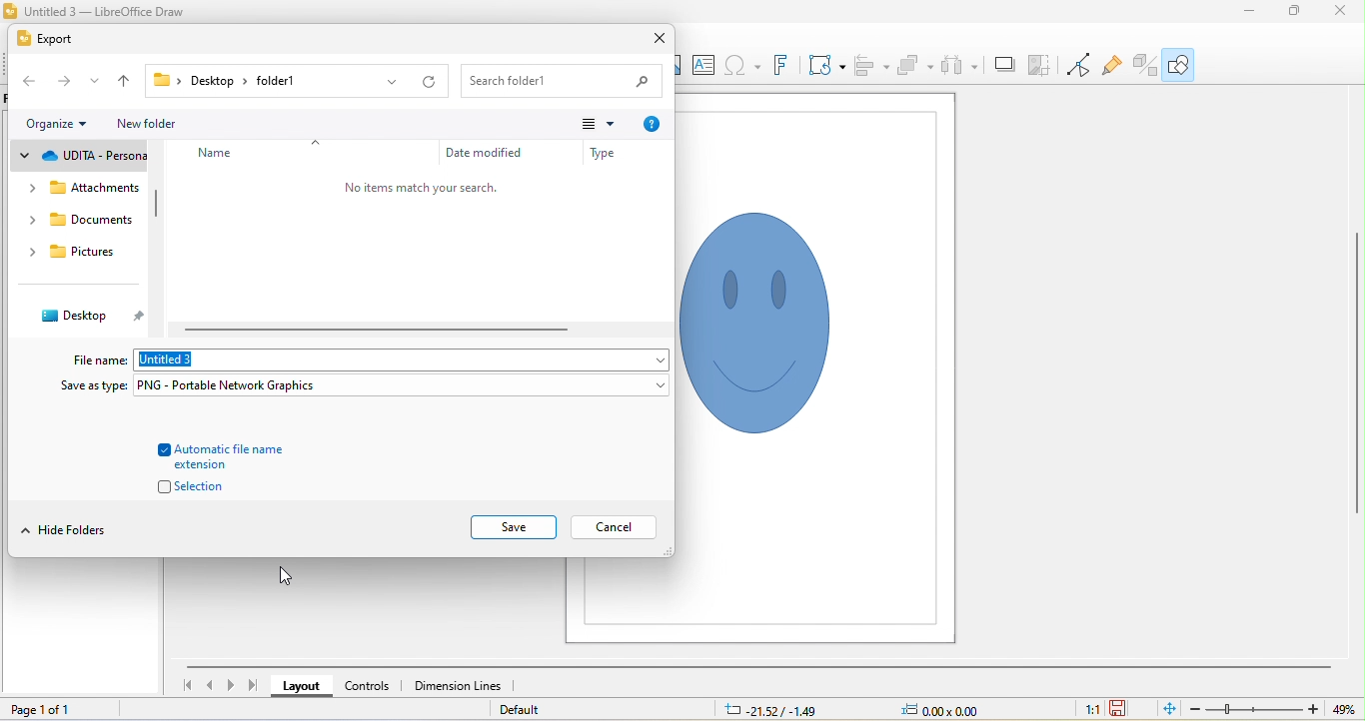 The height and width of the screenshot is (721, 1365). Describe the element at coordinates (88, 125) in the screenshot. I see `drop down` at that location.